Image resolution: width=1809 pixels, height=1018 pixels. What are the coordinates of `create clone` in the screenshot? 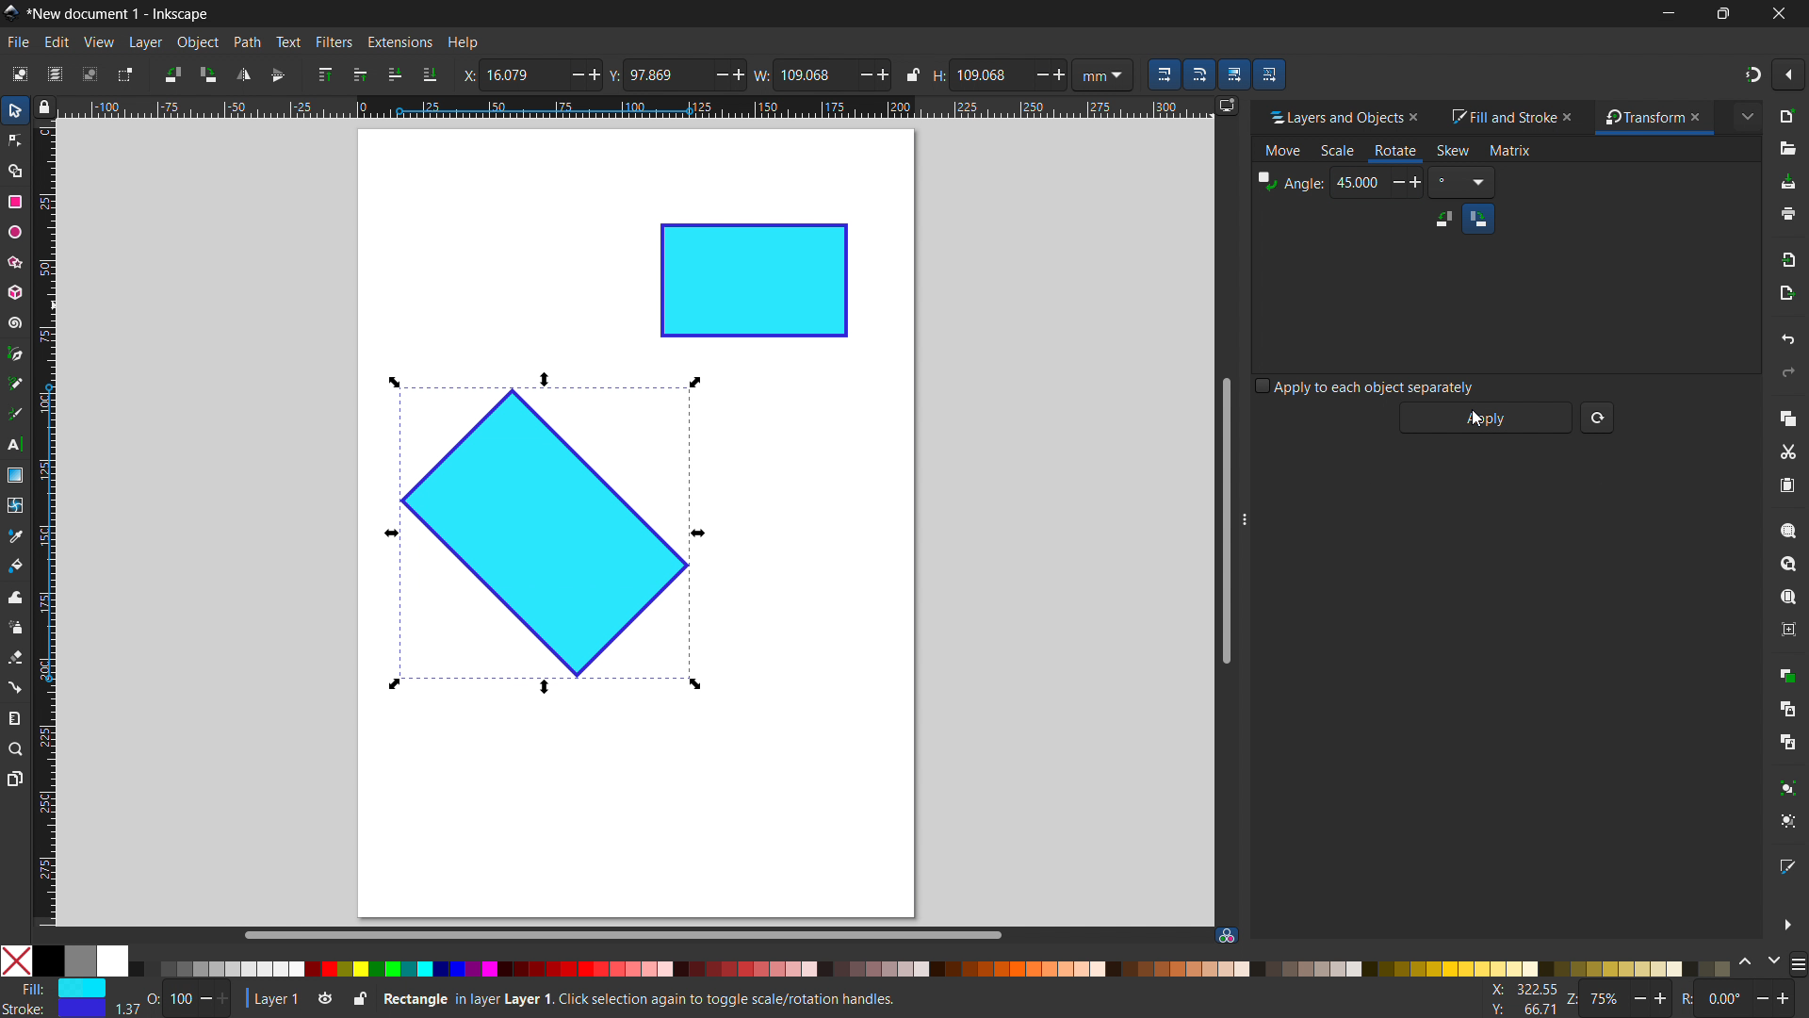 It's located at (1786, 707).